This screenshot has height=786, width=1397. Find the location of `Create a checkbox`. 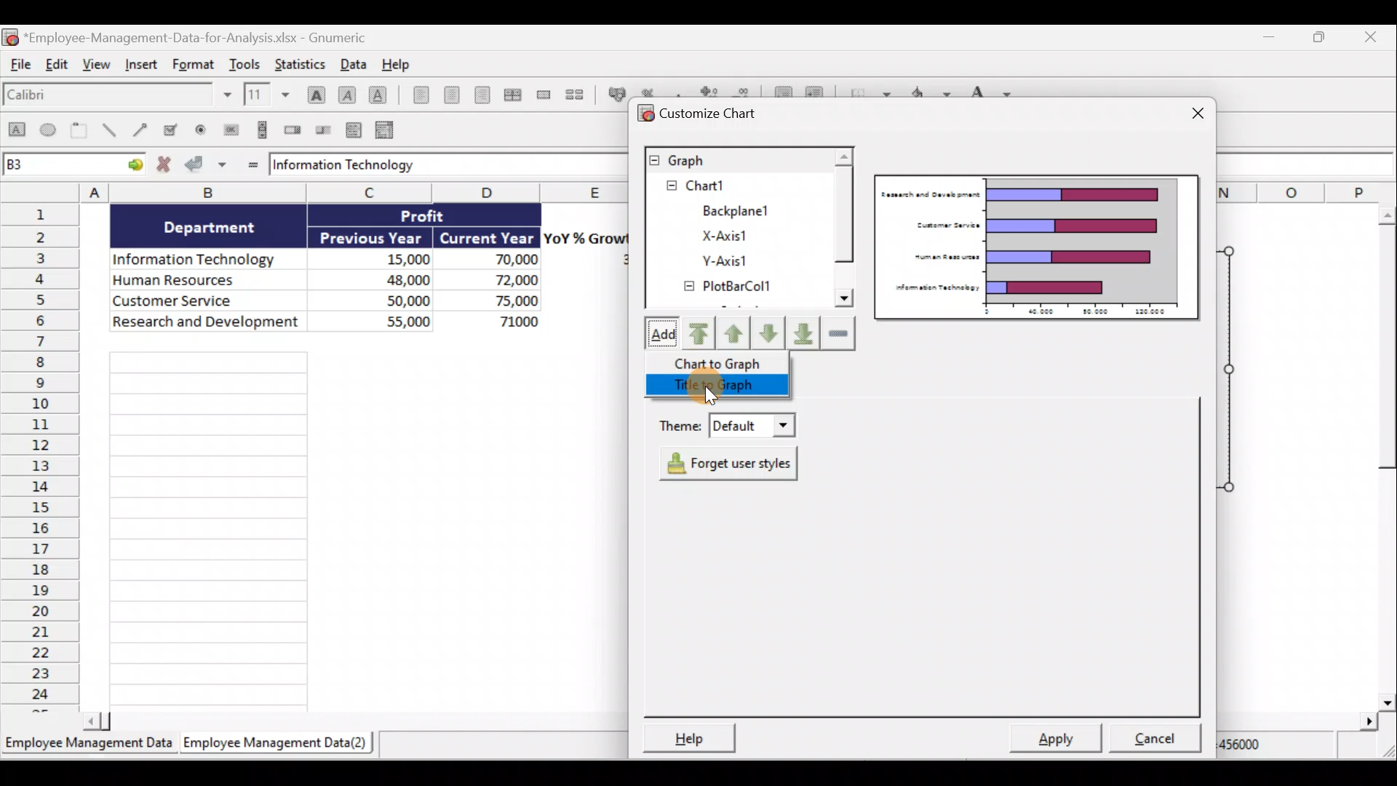

Create a checkbox is located at coordinates (177, 130).